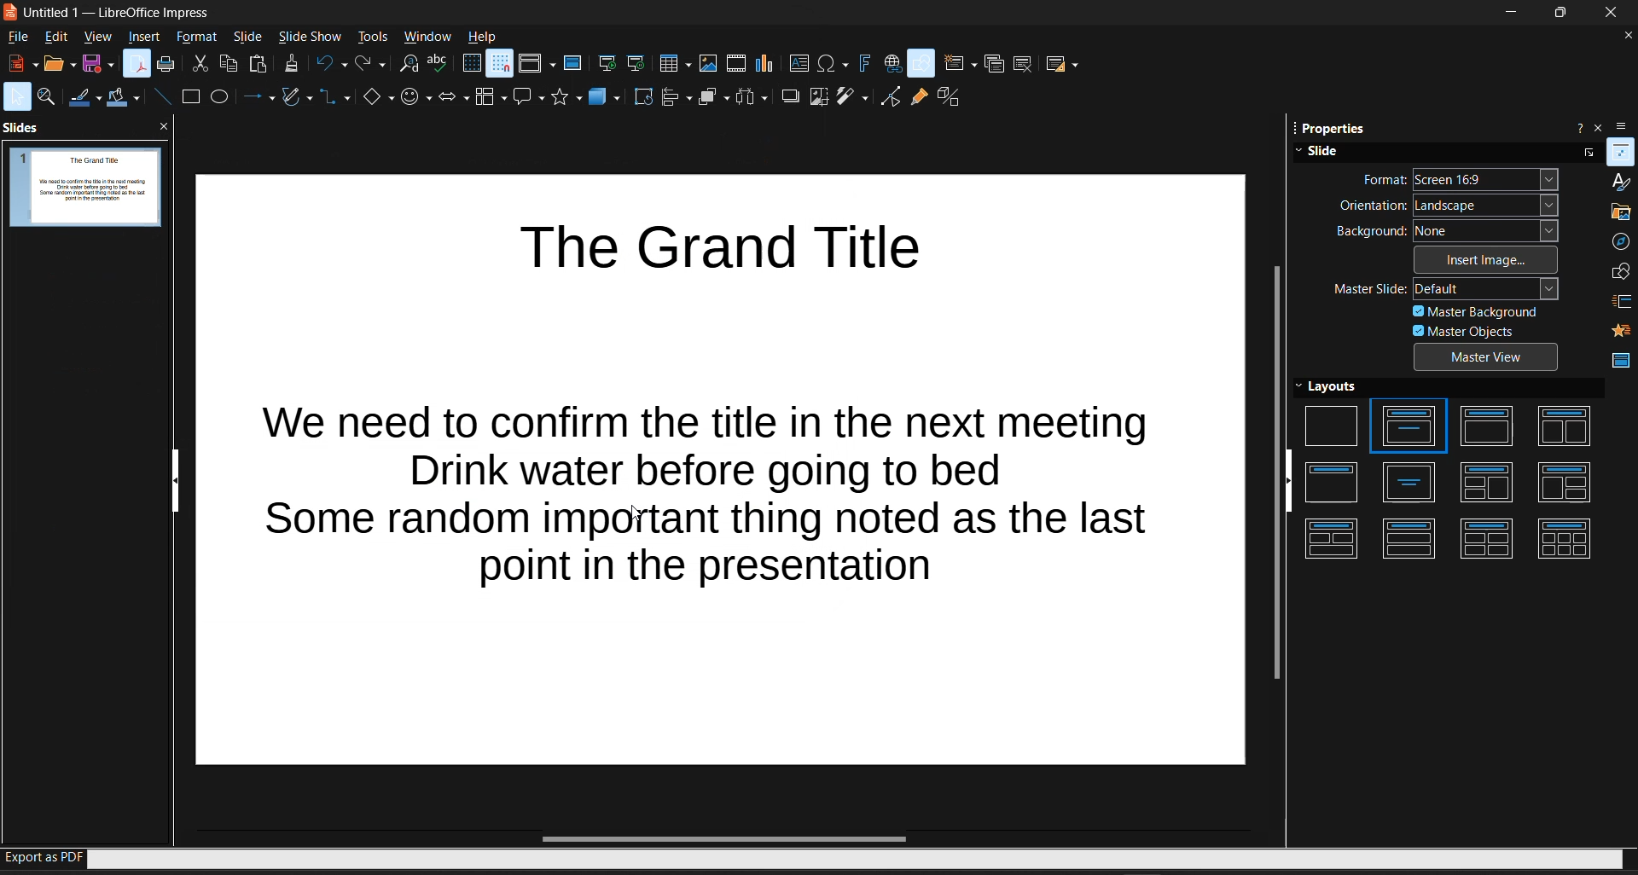  What do you see at coordinates (993, 64) in the screenshot?
I see `duplicate slide` at bounding box center [993, 64].